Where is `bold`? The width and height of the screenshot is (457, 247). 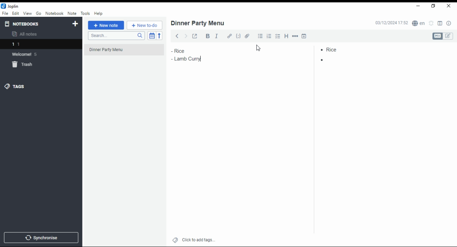
bold is located at coordinates (206, 36).